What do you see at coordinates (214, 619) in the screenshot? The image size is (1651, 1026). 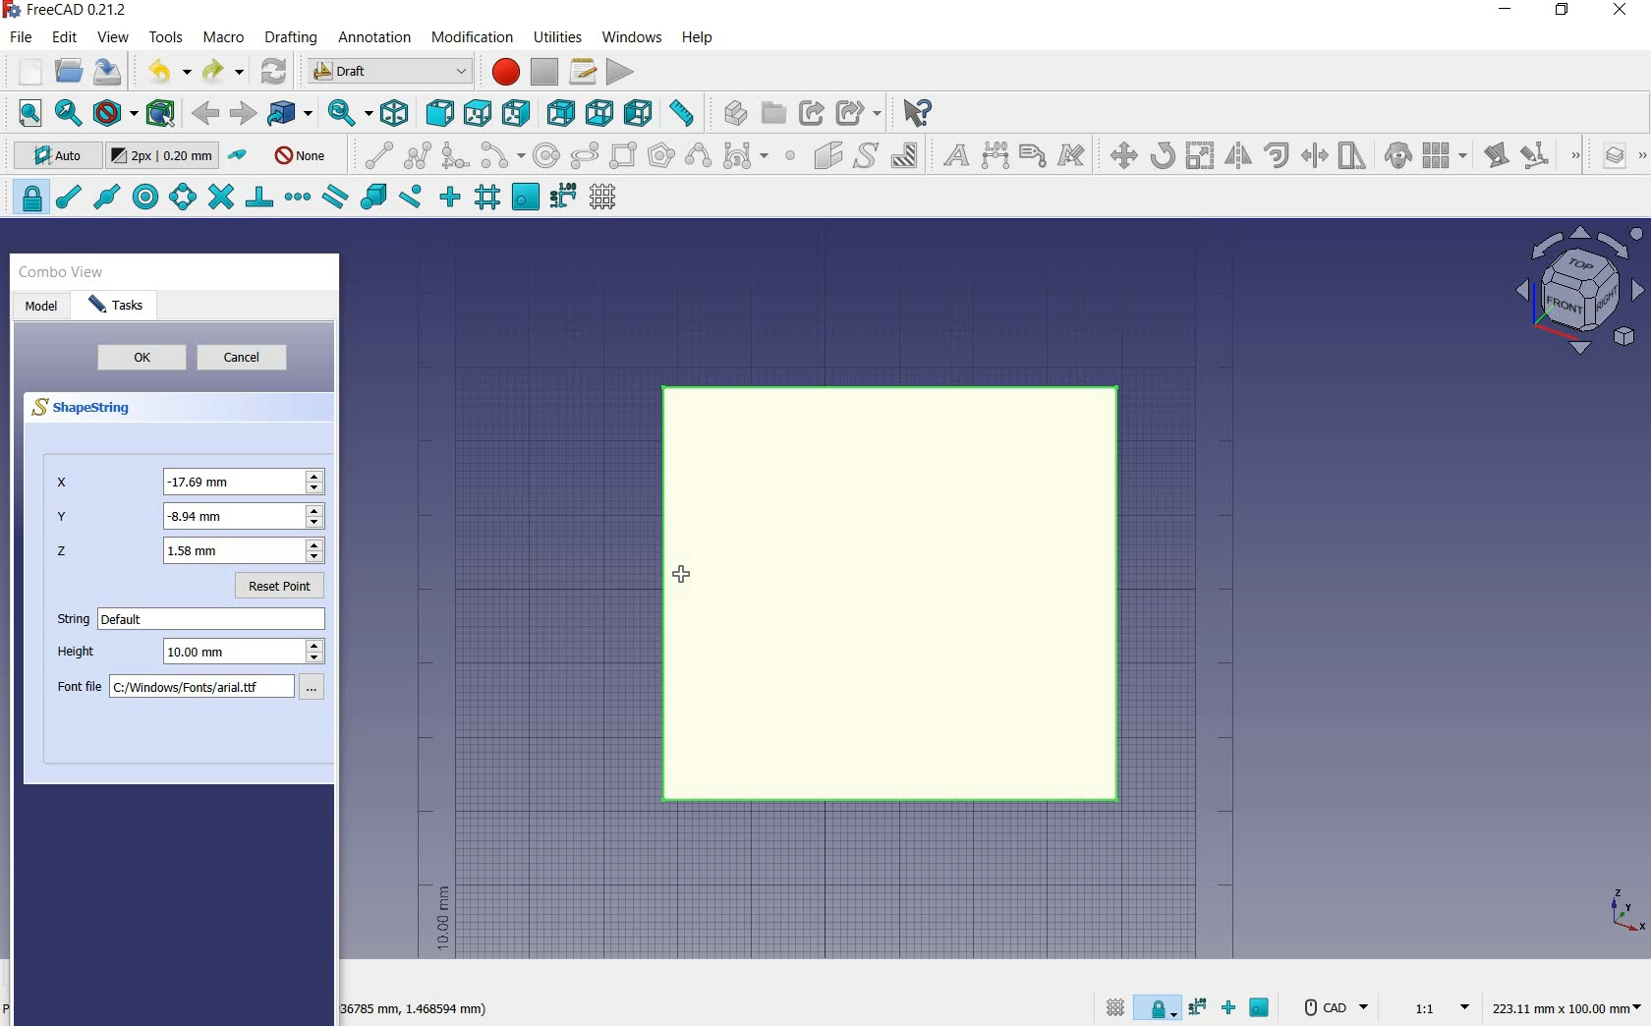 I see `Text` at bounding box center [214, 619].